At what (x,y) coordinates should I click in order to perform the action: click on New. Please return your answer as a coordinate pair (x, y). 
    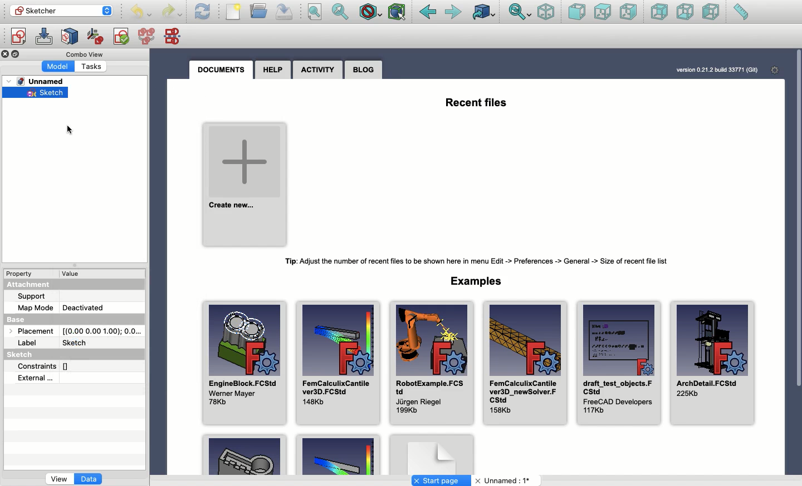
    Looking at the image, I should click on (233, 12).